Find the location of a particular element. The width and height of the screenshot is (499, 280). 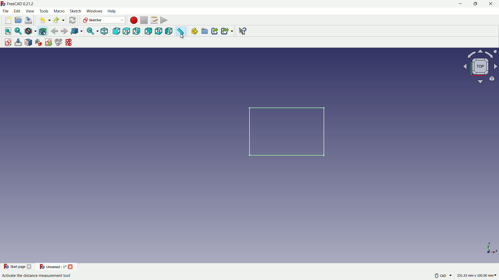

FreeCAD logo is located at coordinates (3, 4).